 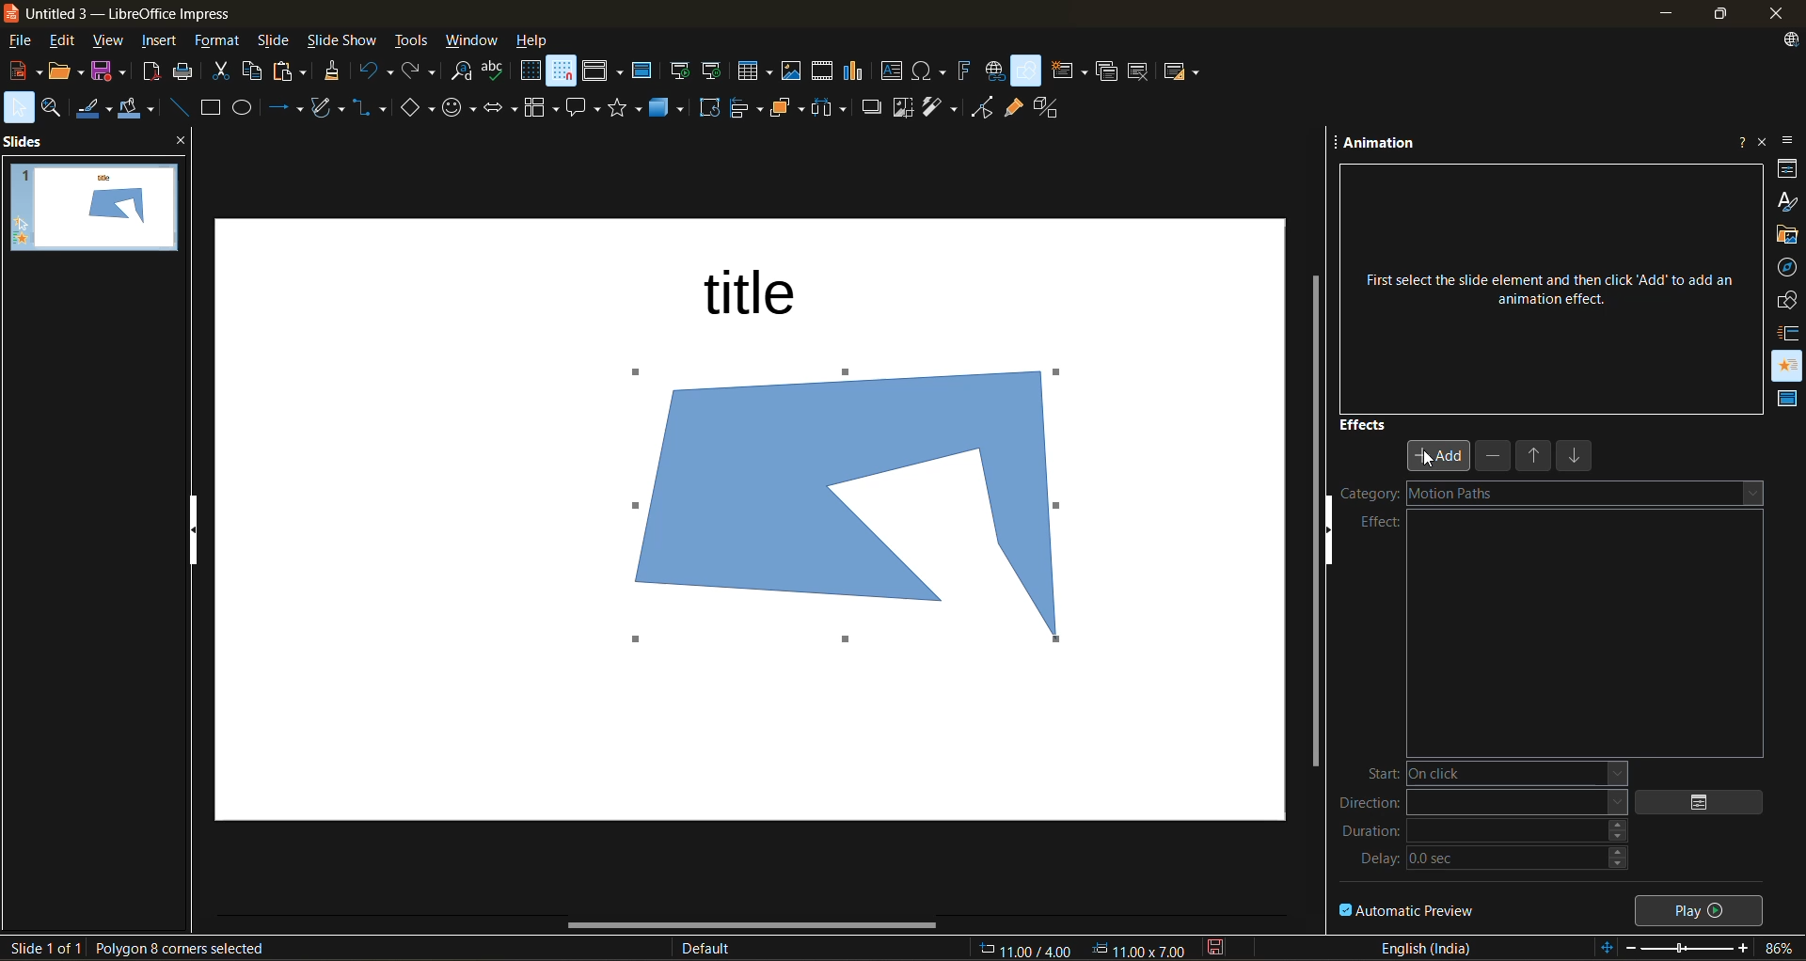 I want to click on basic shapes, so click(x=420, y=114).